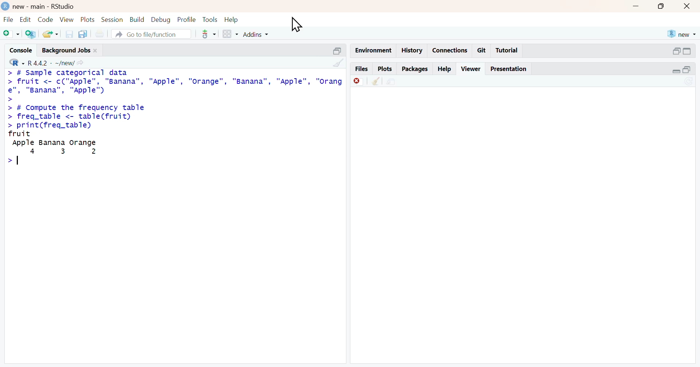 The height and width of the screenshot is (367, 700). I want to click on new - main - RStudio, so click(39, 7).